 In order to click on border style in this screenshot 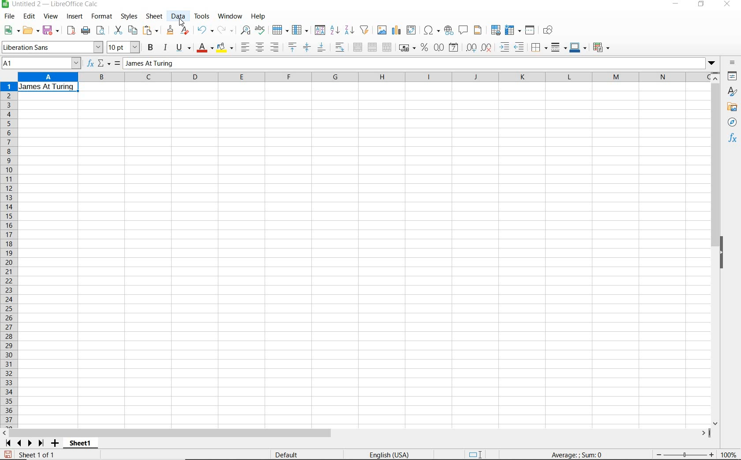, I will do `click(559, 47)`.